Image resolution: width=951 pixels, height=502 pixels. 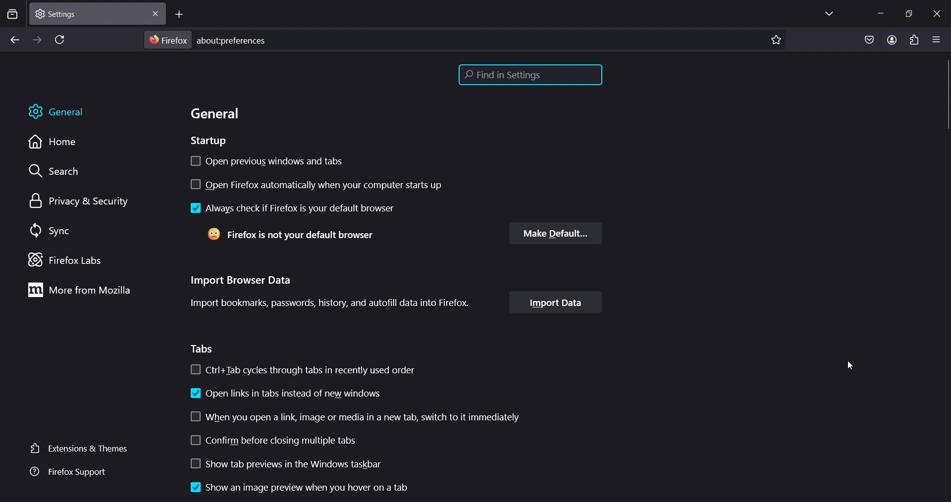 What do you see at coordinates (55, 145) in the screenshot?
I see `home` at bounding box center [55, 145].